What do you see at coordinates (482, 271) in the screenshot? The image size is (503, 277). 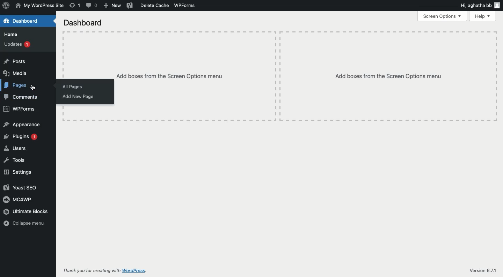 I see `Version 6.7.1` at bounding box center [482, 271].